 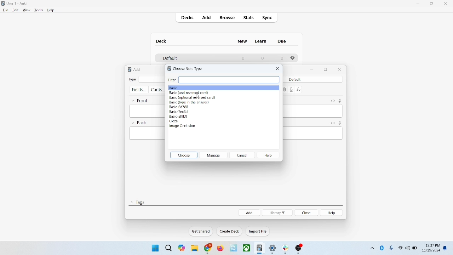 What do you see at coordinates (408, 248) in the screenshot?
I see `speaker` at bounding box center [408, 248].